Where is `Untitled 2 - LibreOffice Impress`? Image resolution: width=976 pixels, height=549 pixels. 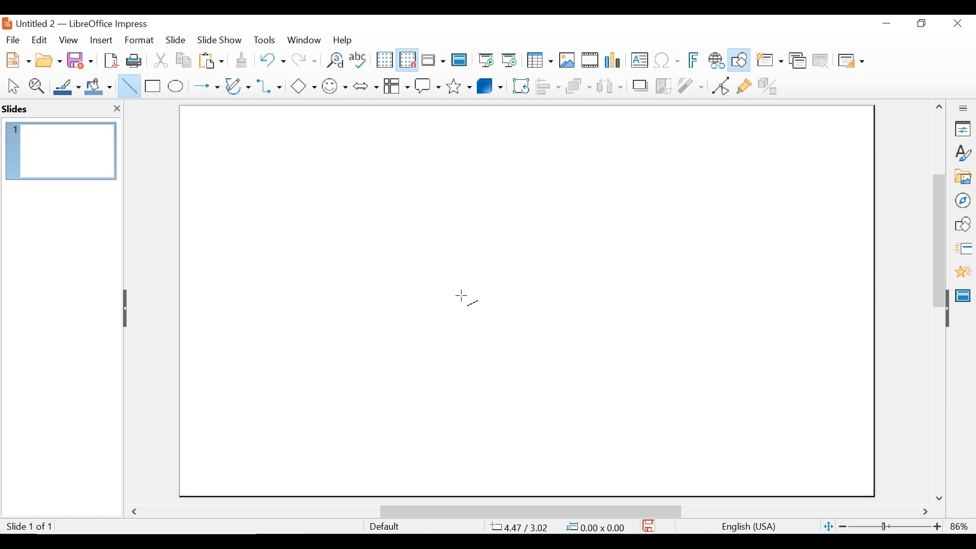
Untitled 2 - LibreOffice Impress is located at coordinates (92, 23).